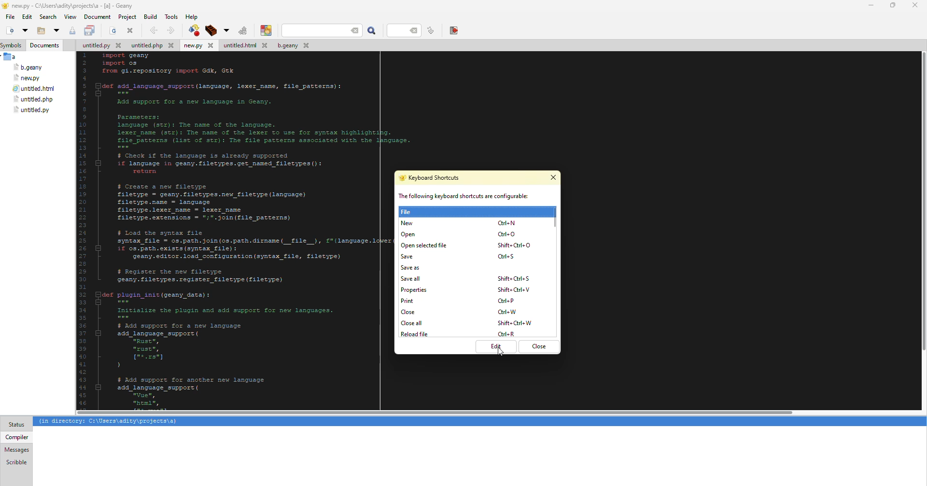 This screenshot has height=486, width=927. I want to click on shortcut, so click(514, 278).